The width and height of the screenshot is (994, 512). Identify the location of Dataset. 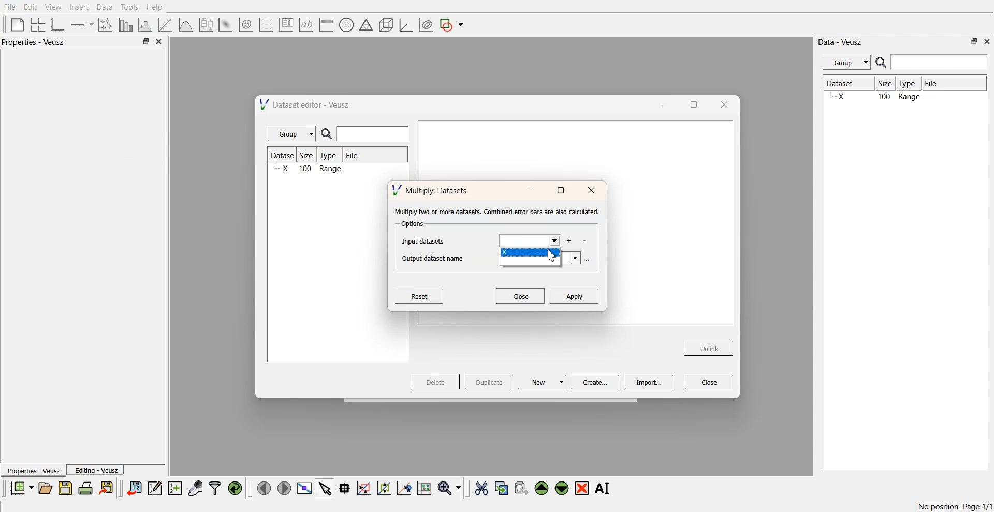
(848, 84).